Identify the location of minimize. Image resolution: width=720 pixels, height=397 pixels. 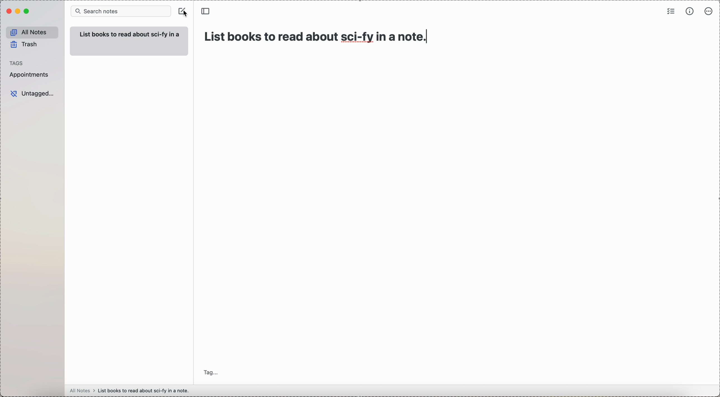
(17, 11).